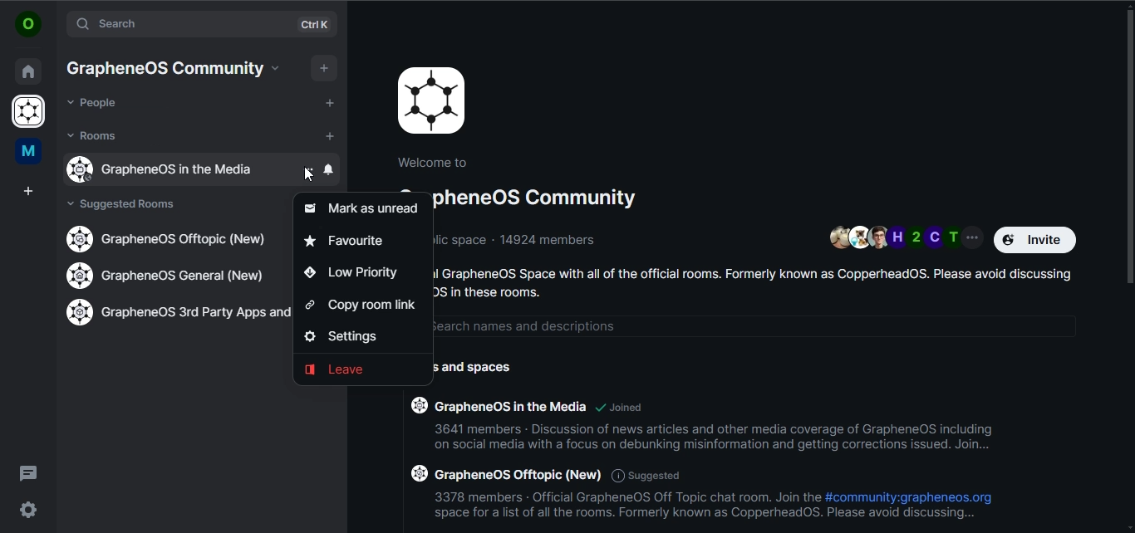 The image size is (1135, 533). I want to click on add , so click(330, 102).